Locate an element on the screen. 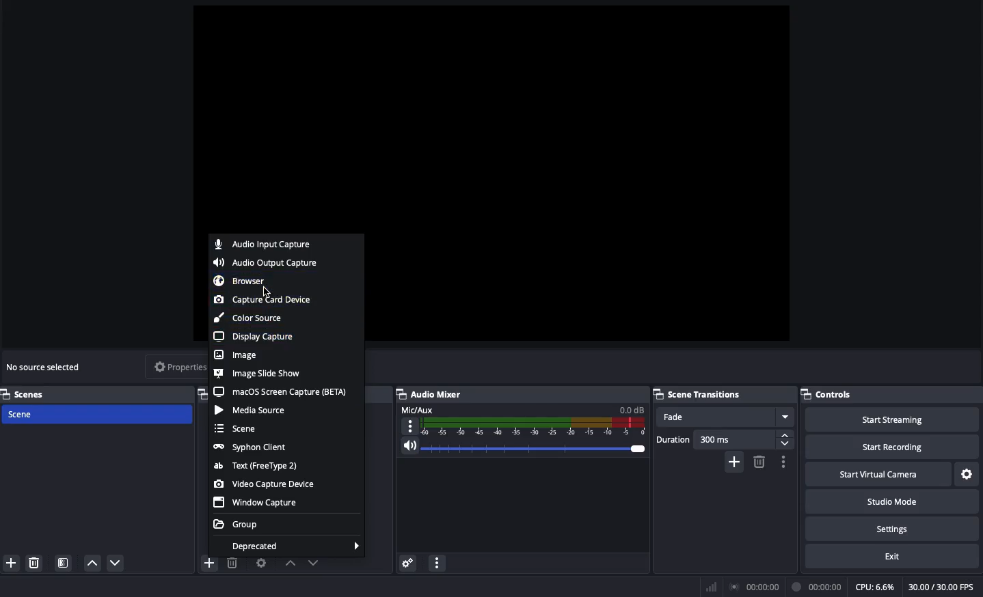  Window capture is located at coordinates (258, 503).